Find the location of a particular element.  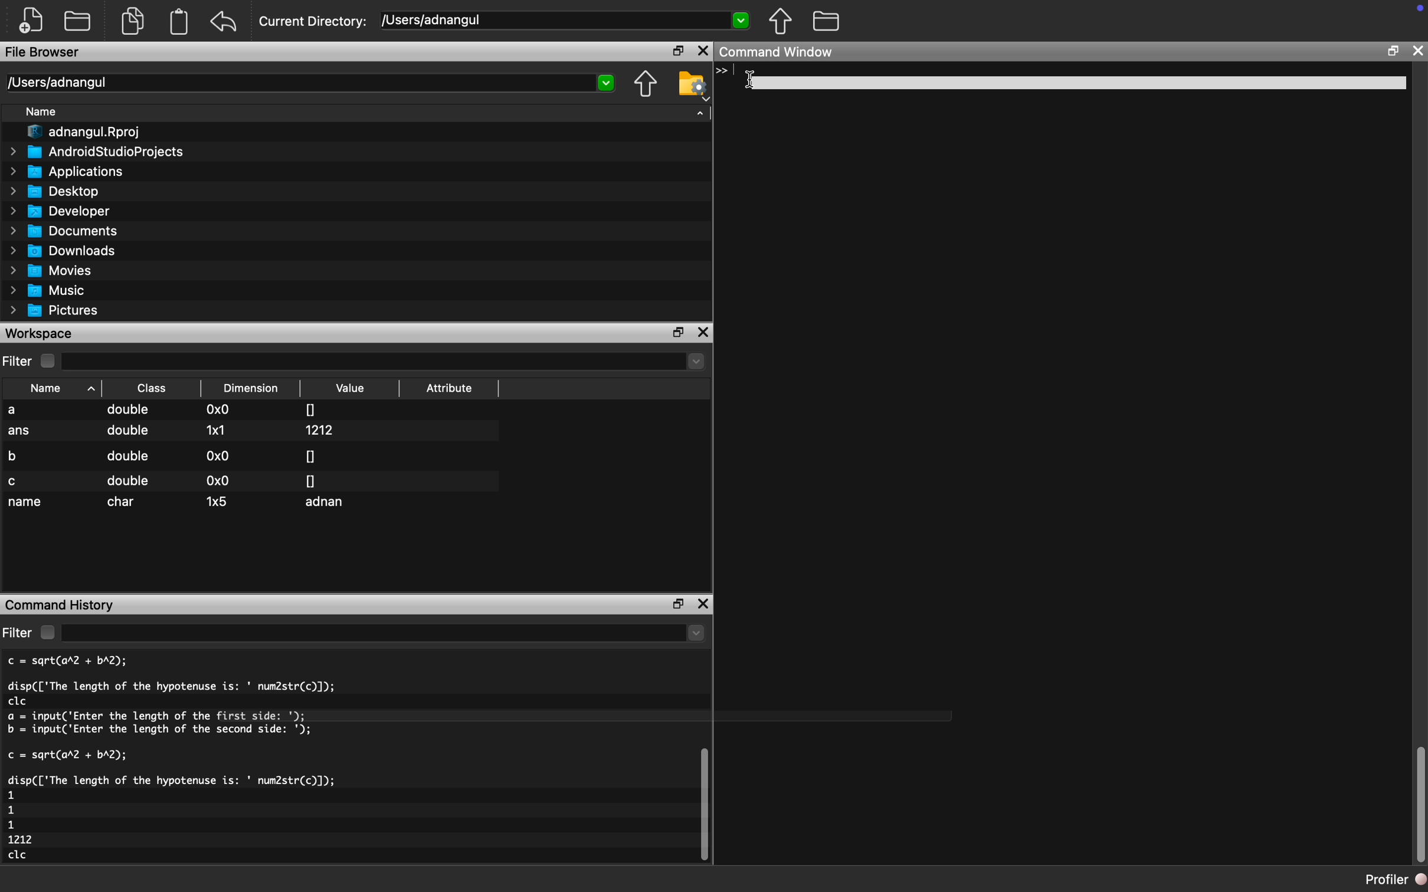

move up is located at coordinates (645, 85).